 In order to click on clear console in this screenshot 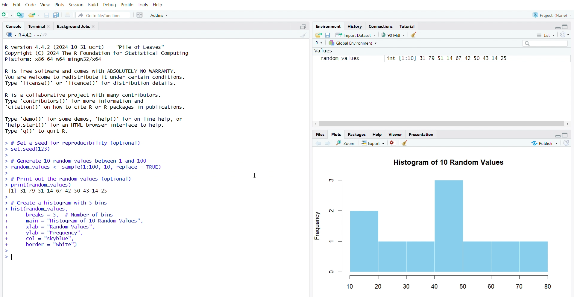, I will do `click(303, 35)`.